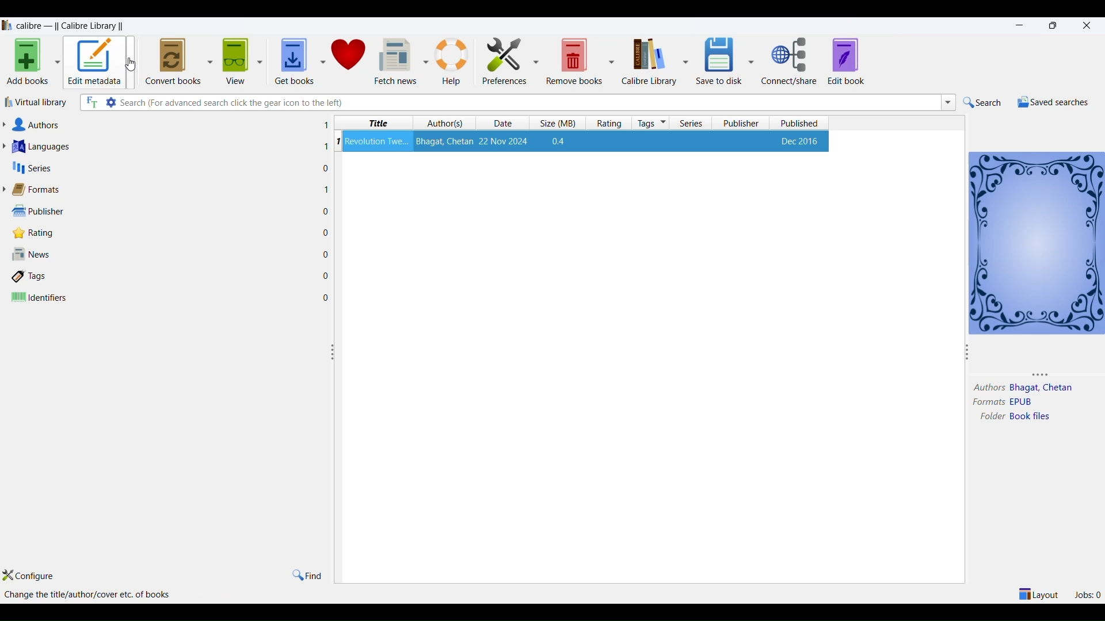 This screenshot has height=621, width=1105. I want to click on layout, so click(1038, 592).